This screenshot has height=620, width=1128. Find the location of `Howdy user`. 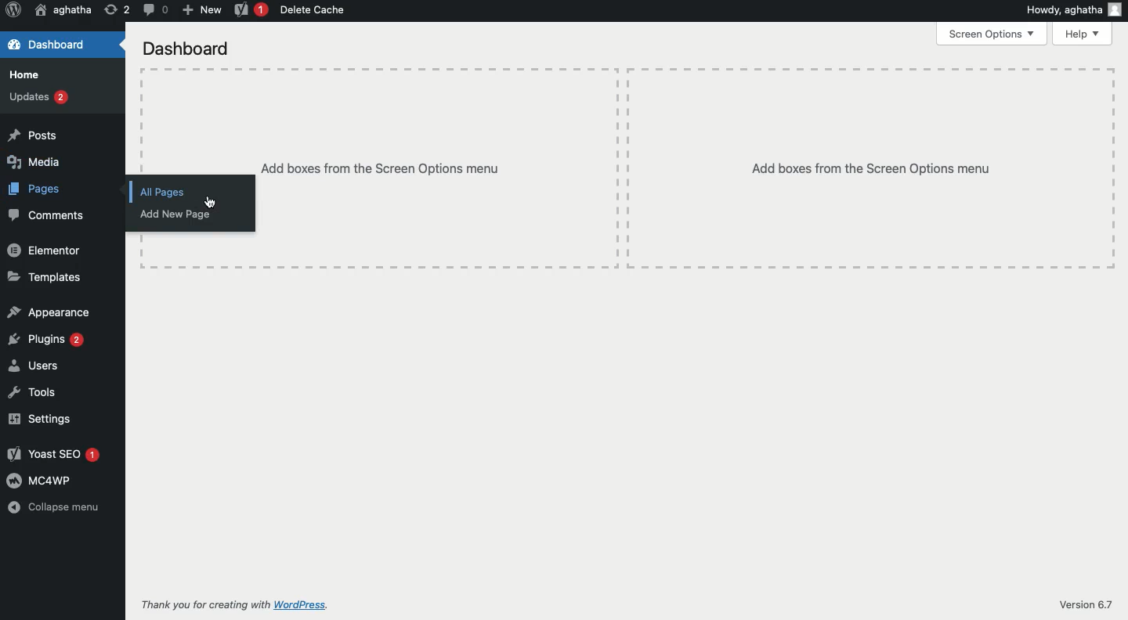

Howdy user is located at coordinates (1072, 9).